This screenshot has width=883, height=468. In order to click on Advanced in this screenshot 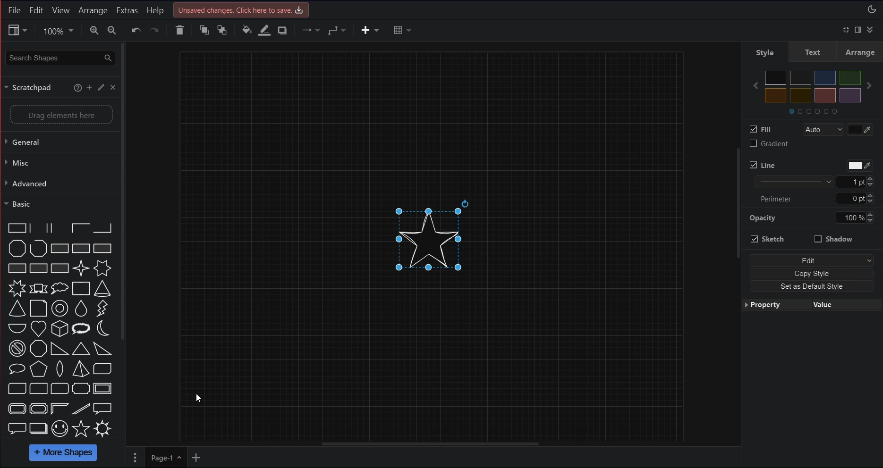, I will do `click(58, 183)`.